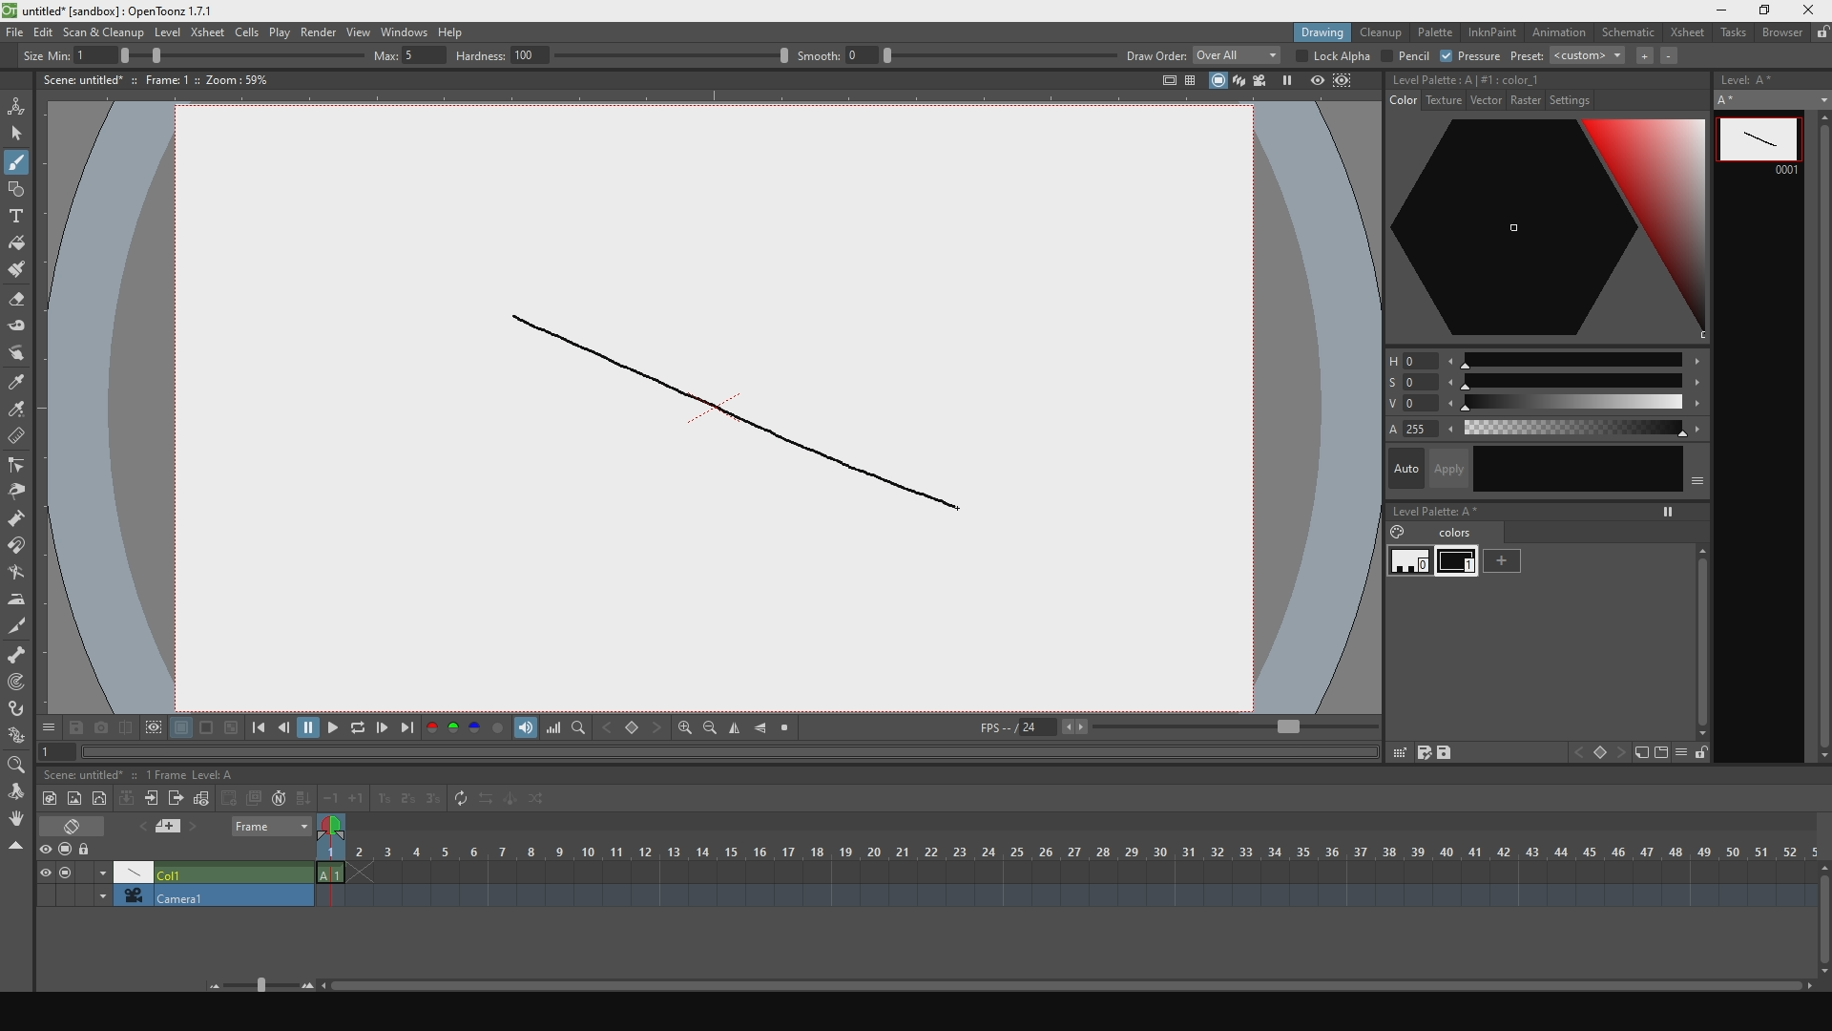  Describe the element at coordinates (18, 270) in the screenshot. I see `brush` at that location.